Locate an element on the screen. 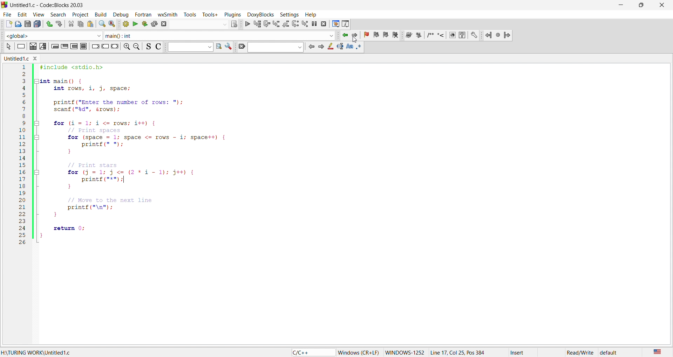 The image size is (673, 357). debug window is located at coordinates (335, 25).